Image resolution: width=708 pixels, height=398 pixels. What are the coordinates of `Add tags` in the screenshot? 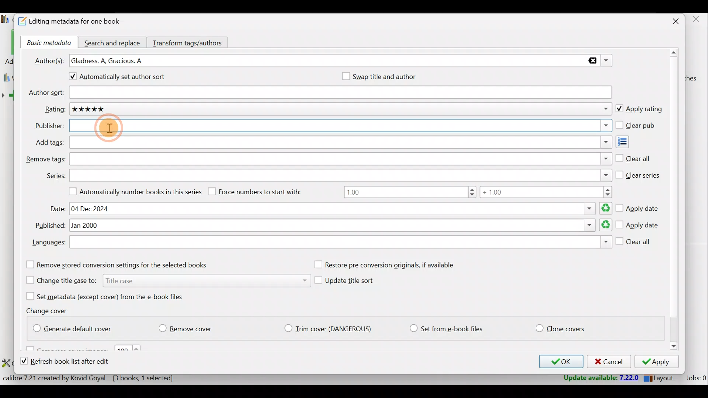 It's located at (339, 143).